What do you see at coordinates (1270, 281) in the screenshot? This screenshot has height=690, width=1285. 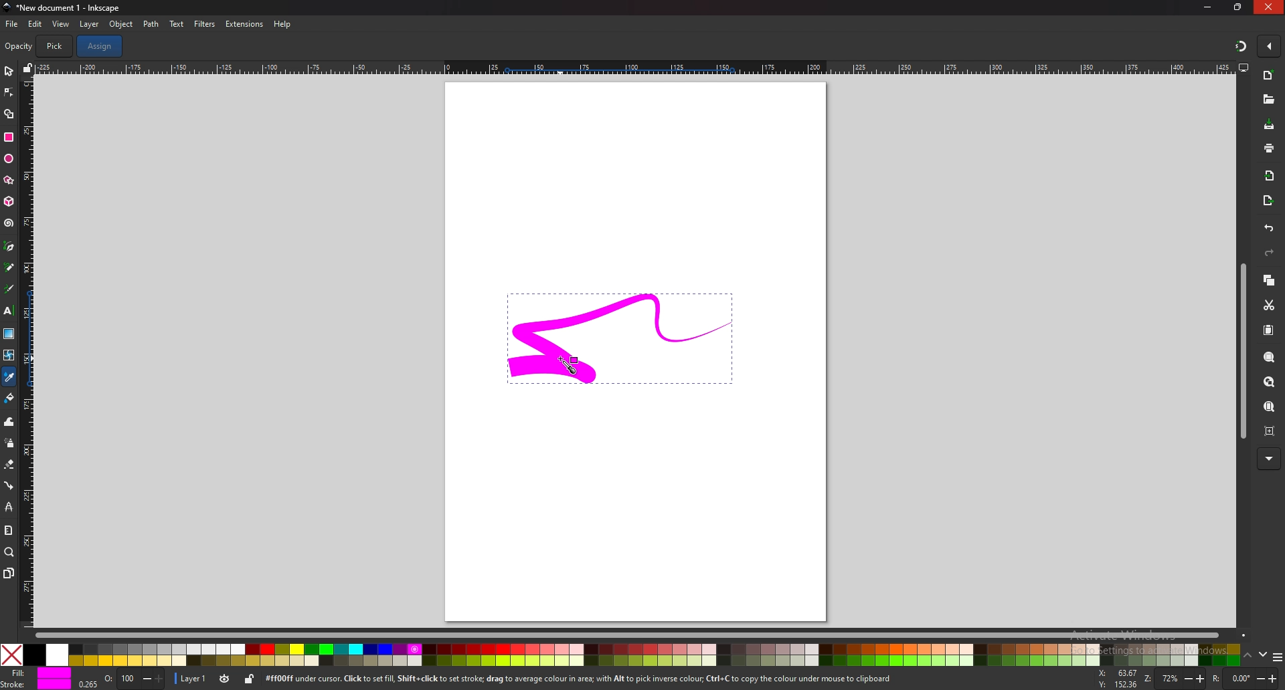 I see `copy` at bounding box center [1270, 281].